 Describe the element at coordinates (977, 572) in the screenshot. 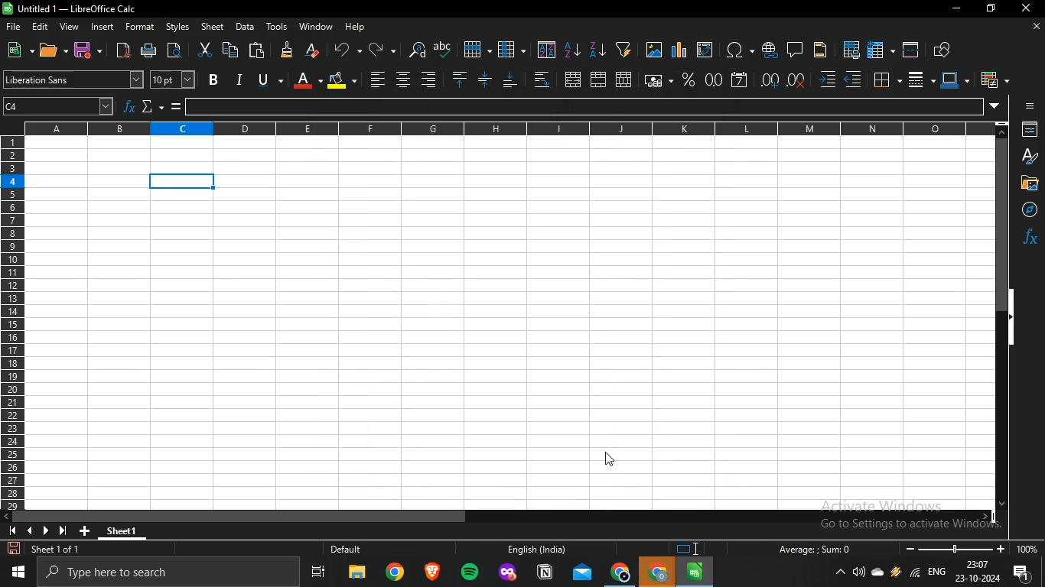

I see `date and time` at that location.